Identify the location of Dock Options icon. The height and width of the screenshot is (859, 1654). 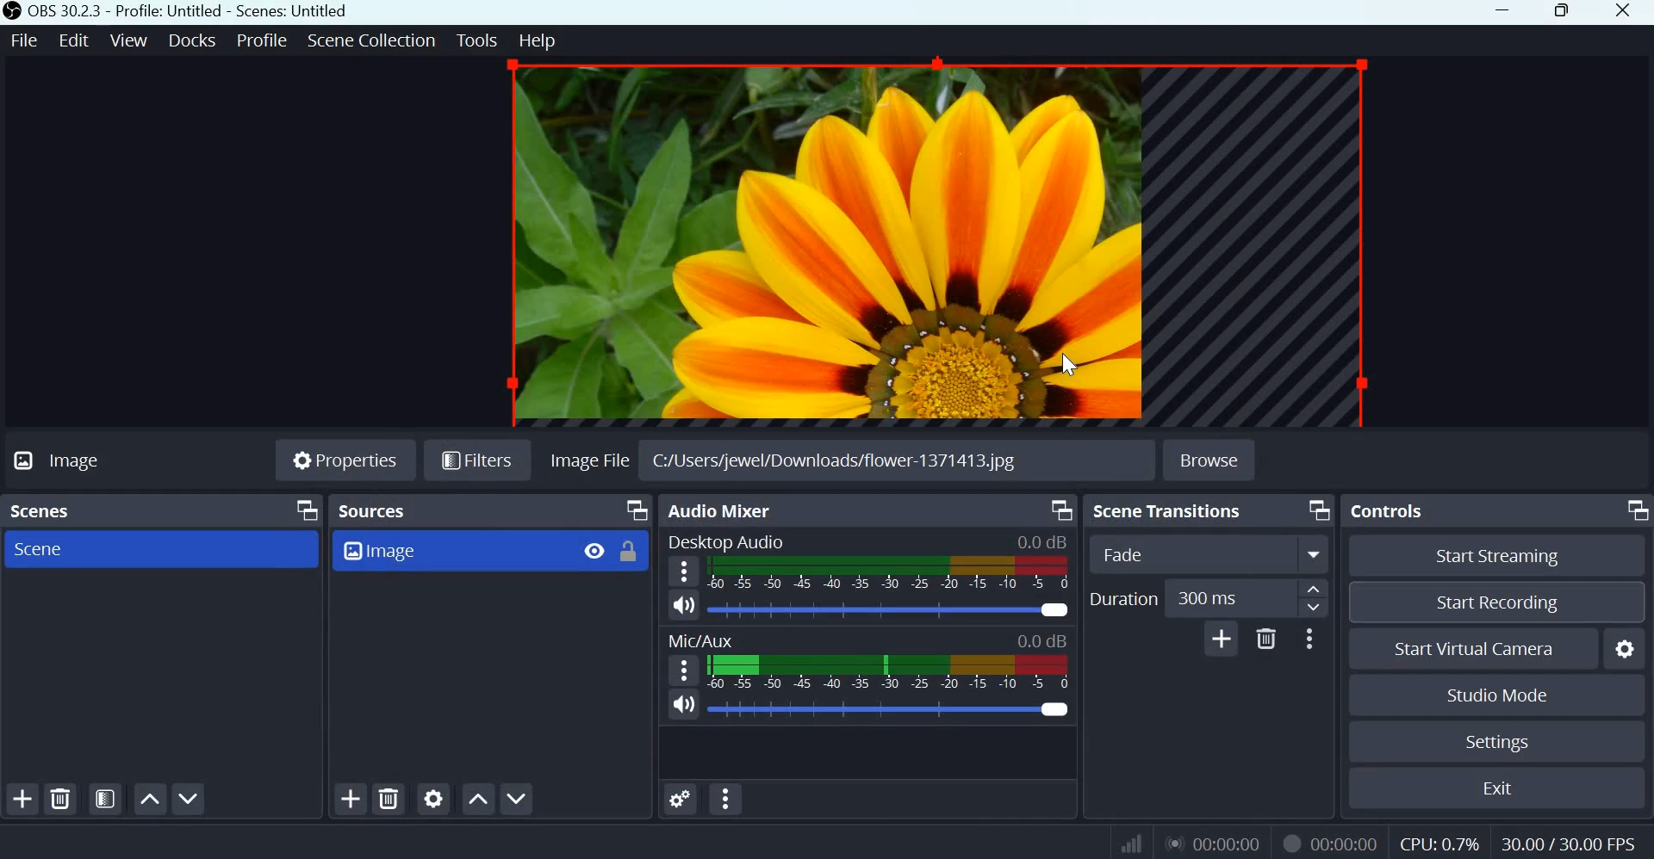
(1633, 511).